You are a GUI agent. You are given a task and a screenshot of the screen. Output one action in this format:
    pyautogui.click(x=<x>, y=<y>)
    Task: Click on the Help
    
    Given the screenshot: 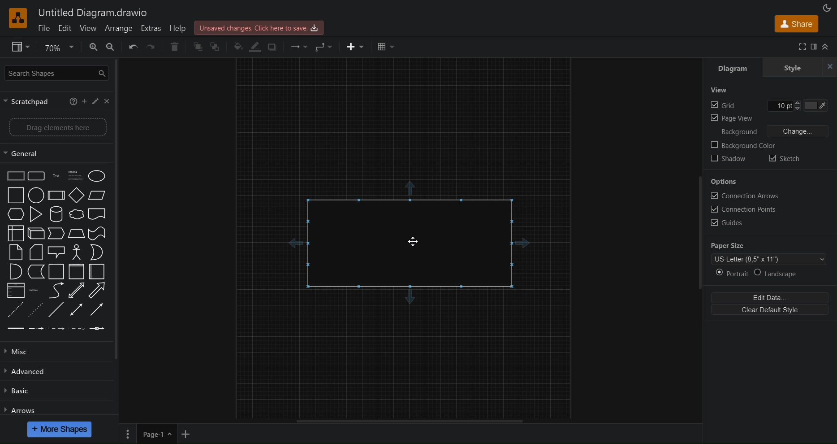 What is the action you would take?
    pyautogui.click(x=181, y=29)
    